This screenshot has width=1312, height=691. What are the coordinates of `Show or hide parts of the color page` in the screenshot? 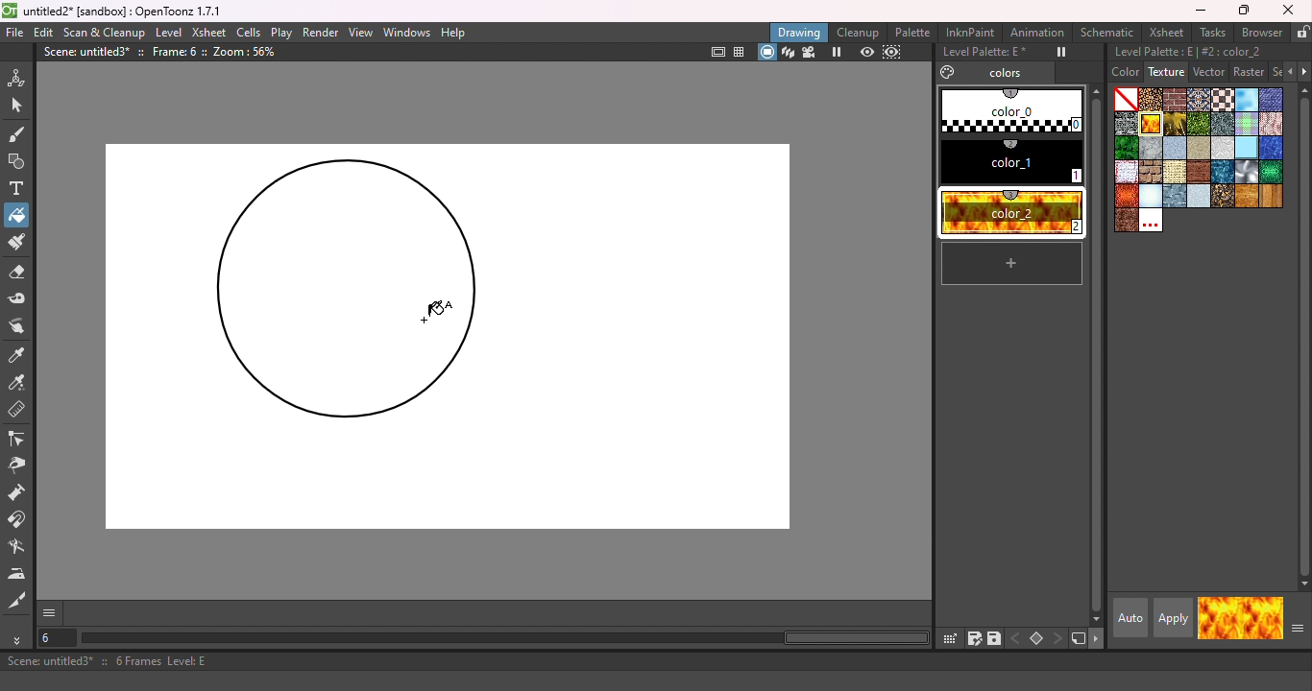 It's located at (1296, 631).